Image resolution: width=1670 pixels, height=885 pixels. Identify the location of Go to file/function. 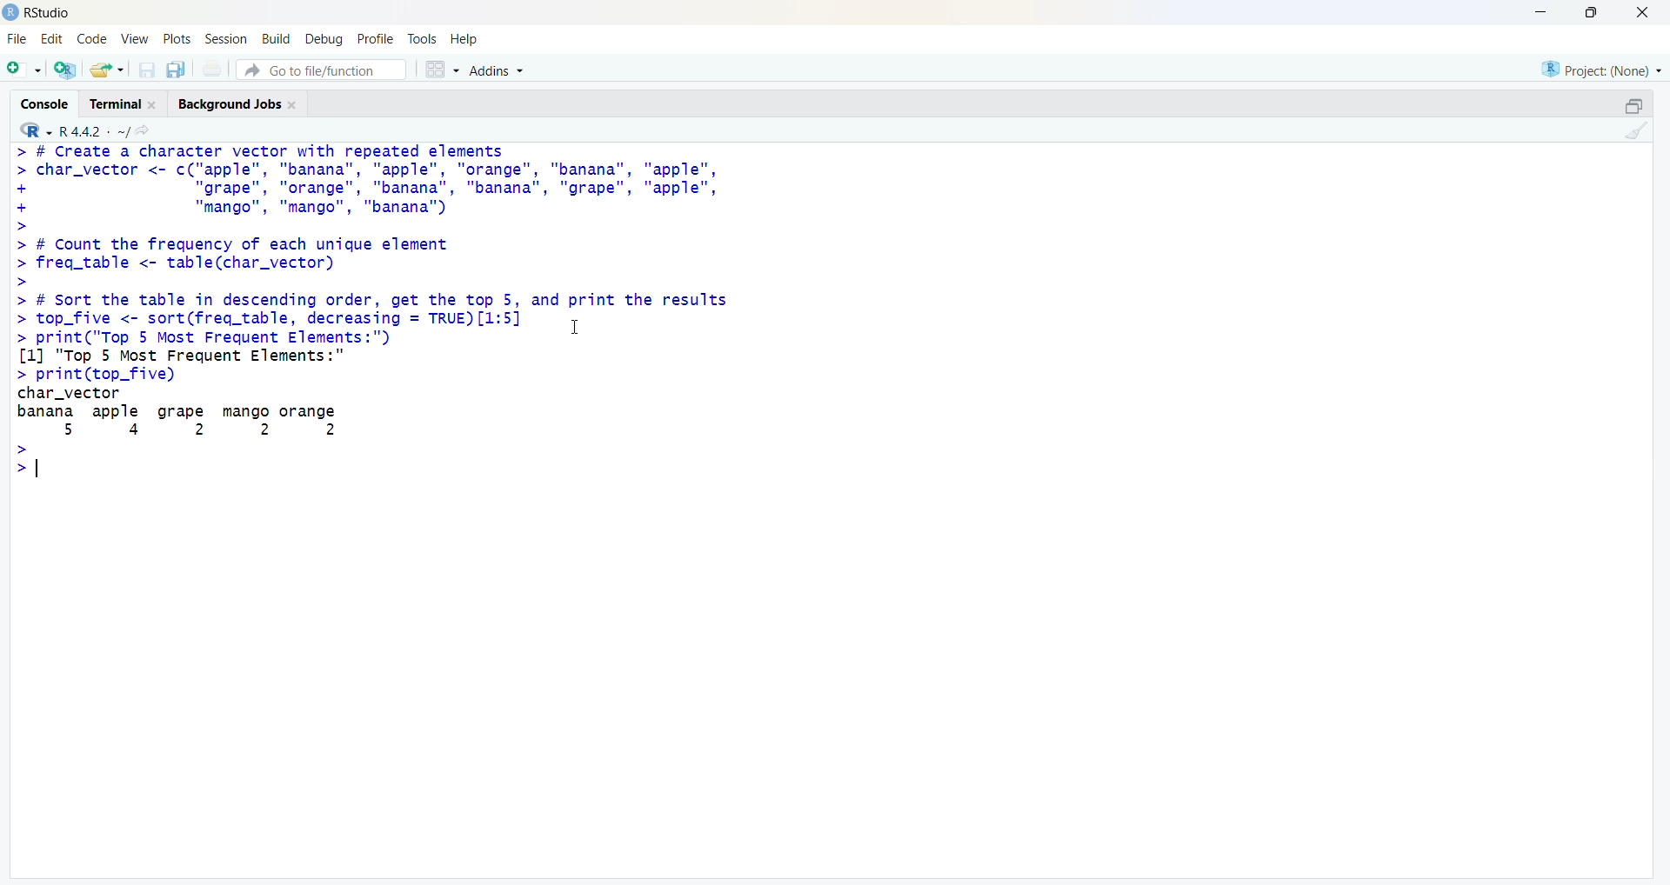
(323, 70).